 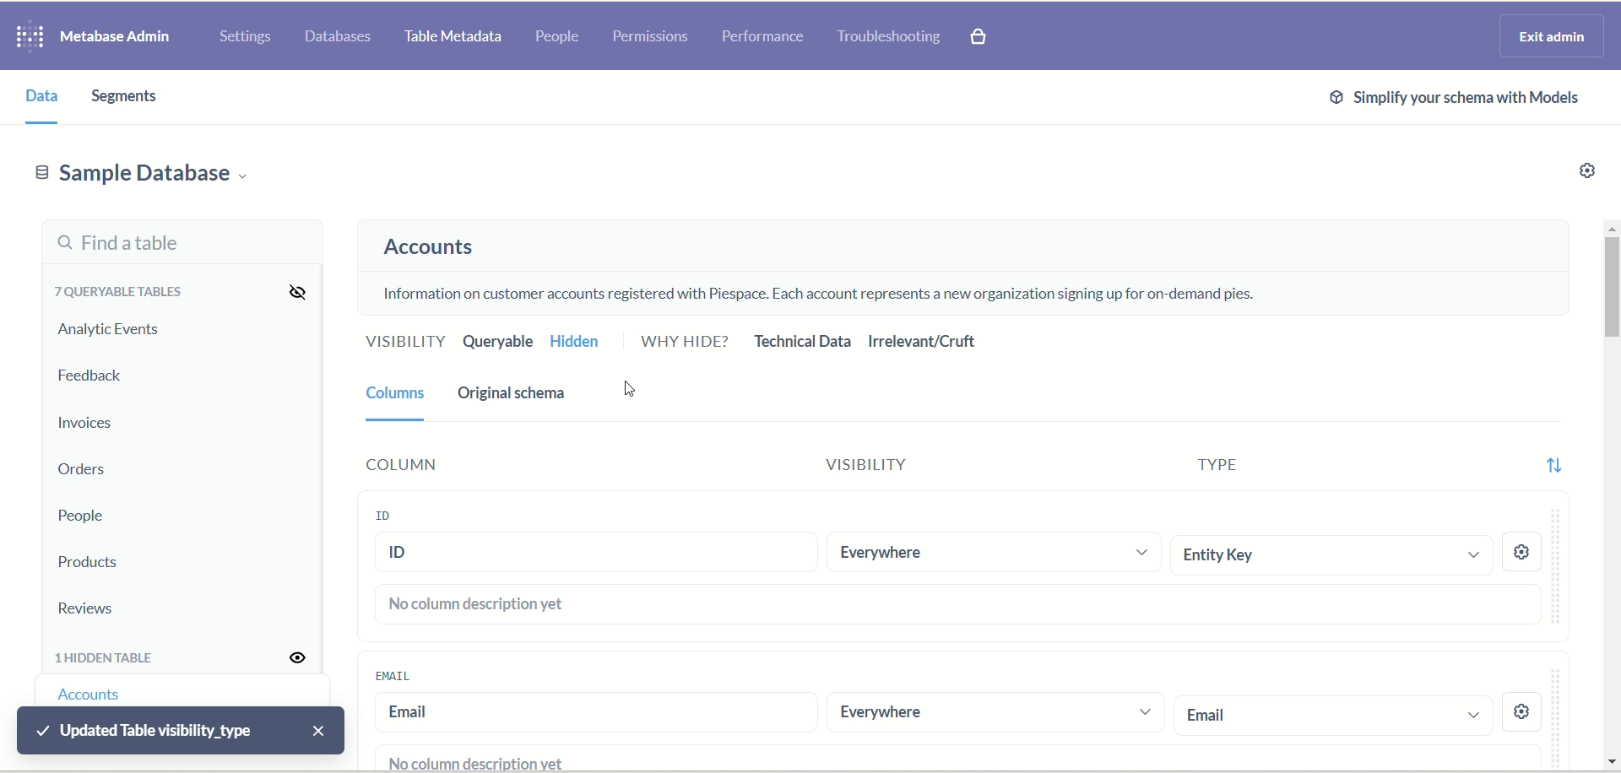 What do you see at coordinates (1521, 550) in the screenshot?
I see `ID settings` at bounding box center [1521, 550].